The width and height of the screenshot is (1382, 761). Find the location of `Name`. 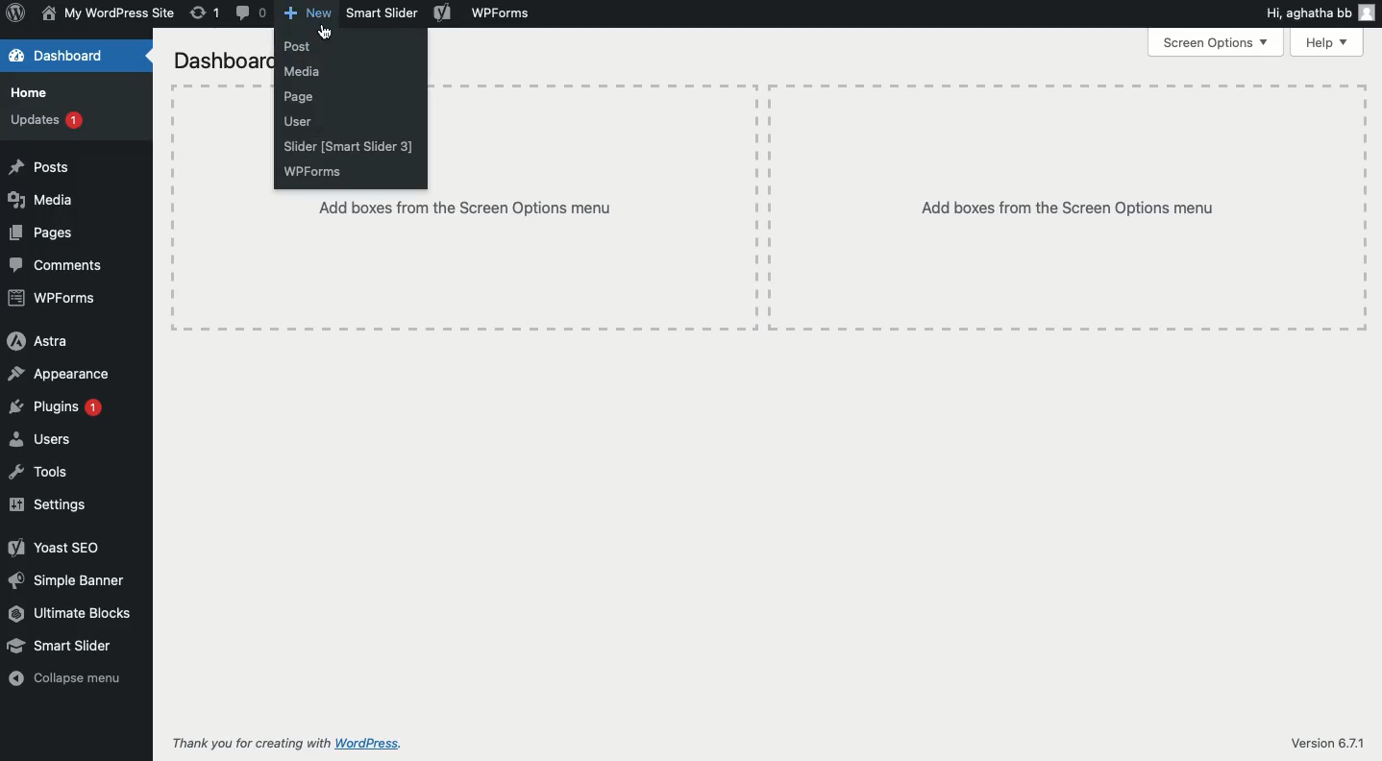

Name is located at coordinates (109, 13).